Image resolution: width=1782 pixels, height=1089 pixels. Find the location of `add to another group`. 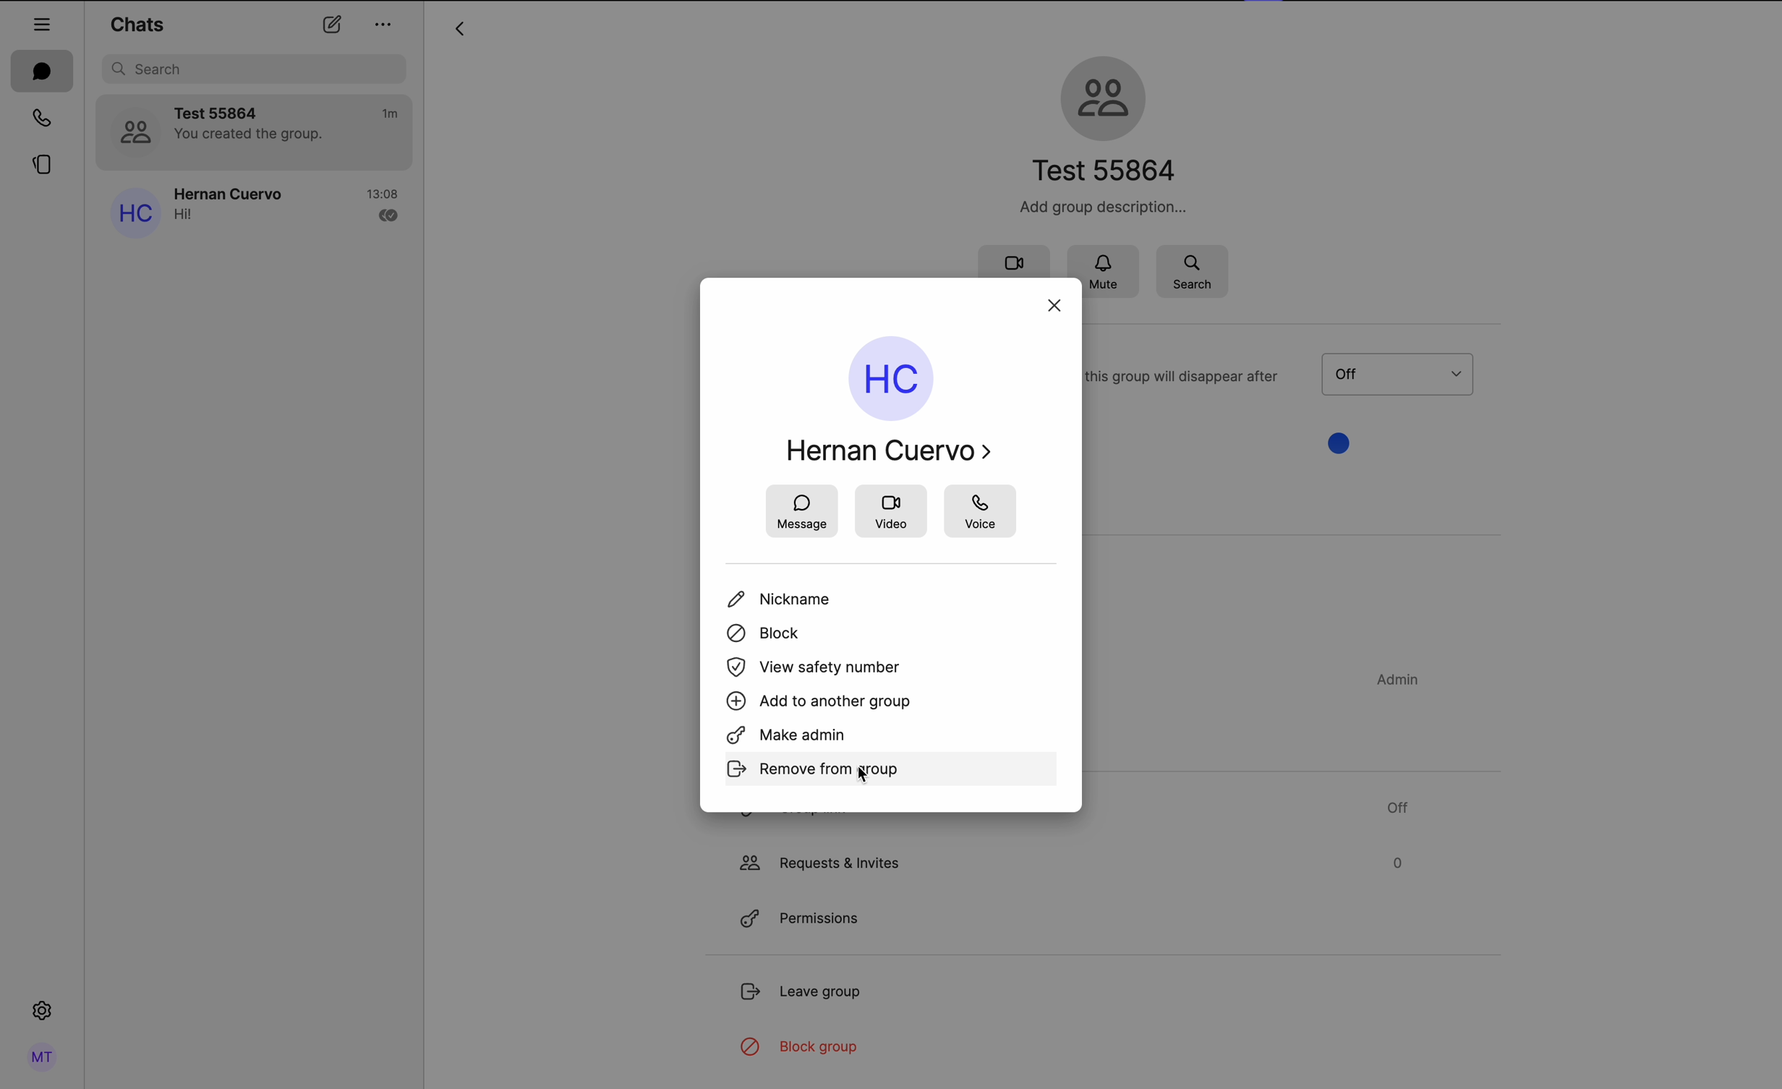

add to another group is located at coordinates (822, 703).